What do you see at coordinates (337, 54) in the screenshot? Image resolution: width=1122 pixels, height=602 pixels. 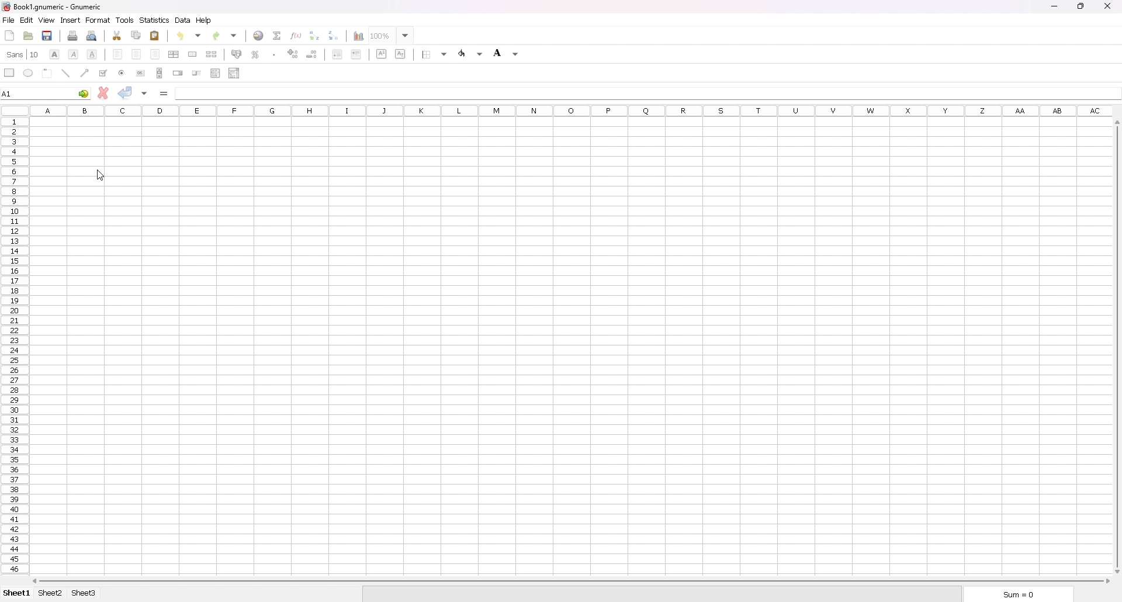 I see `decrease indent` at bounding box center [337, 54].